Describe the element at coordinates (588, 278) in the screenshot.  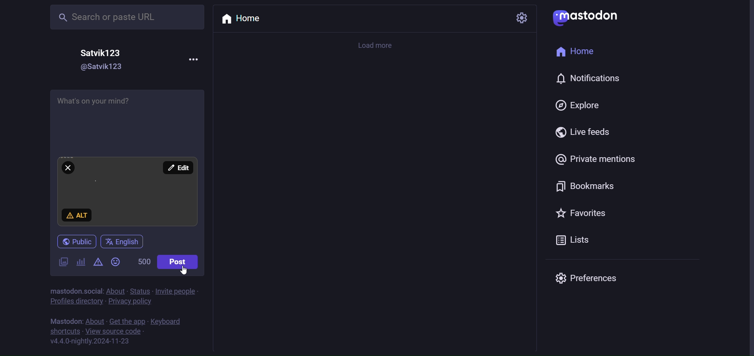
I see `preferences` at that location.